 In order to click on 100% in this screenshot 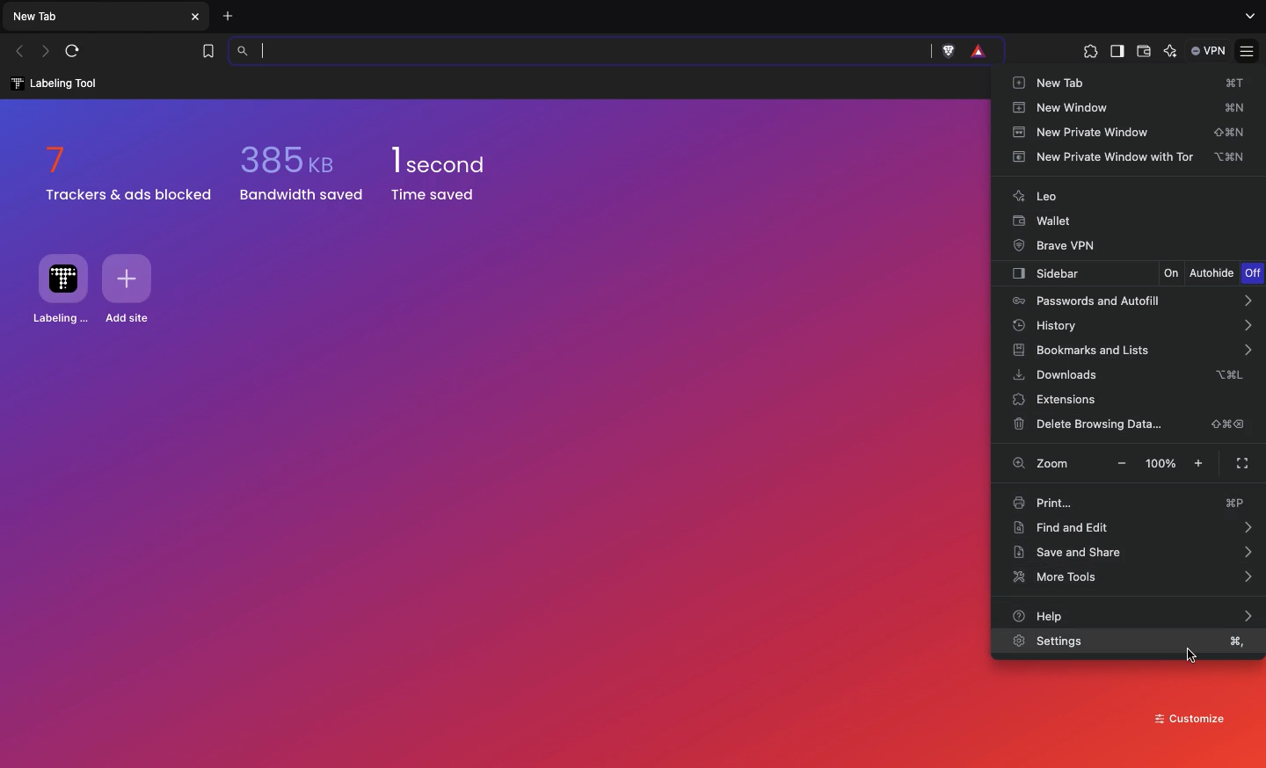, I will do `click(1162, 463)`.